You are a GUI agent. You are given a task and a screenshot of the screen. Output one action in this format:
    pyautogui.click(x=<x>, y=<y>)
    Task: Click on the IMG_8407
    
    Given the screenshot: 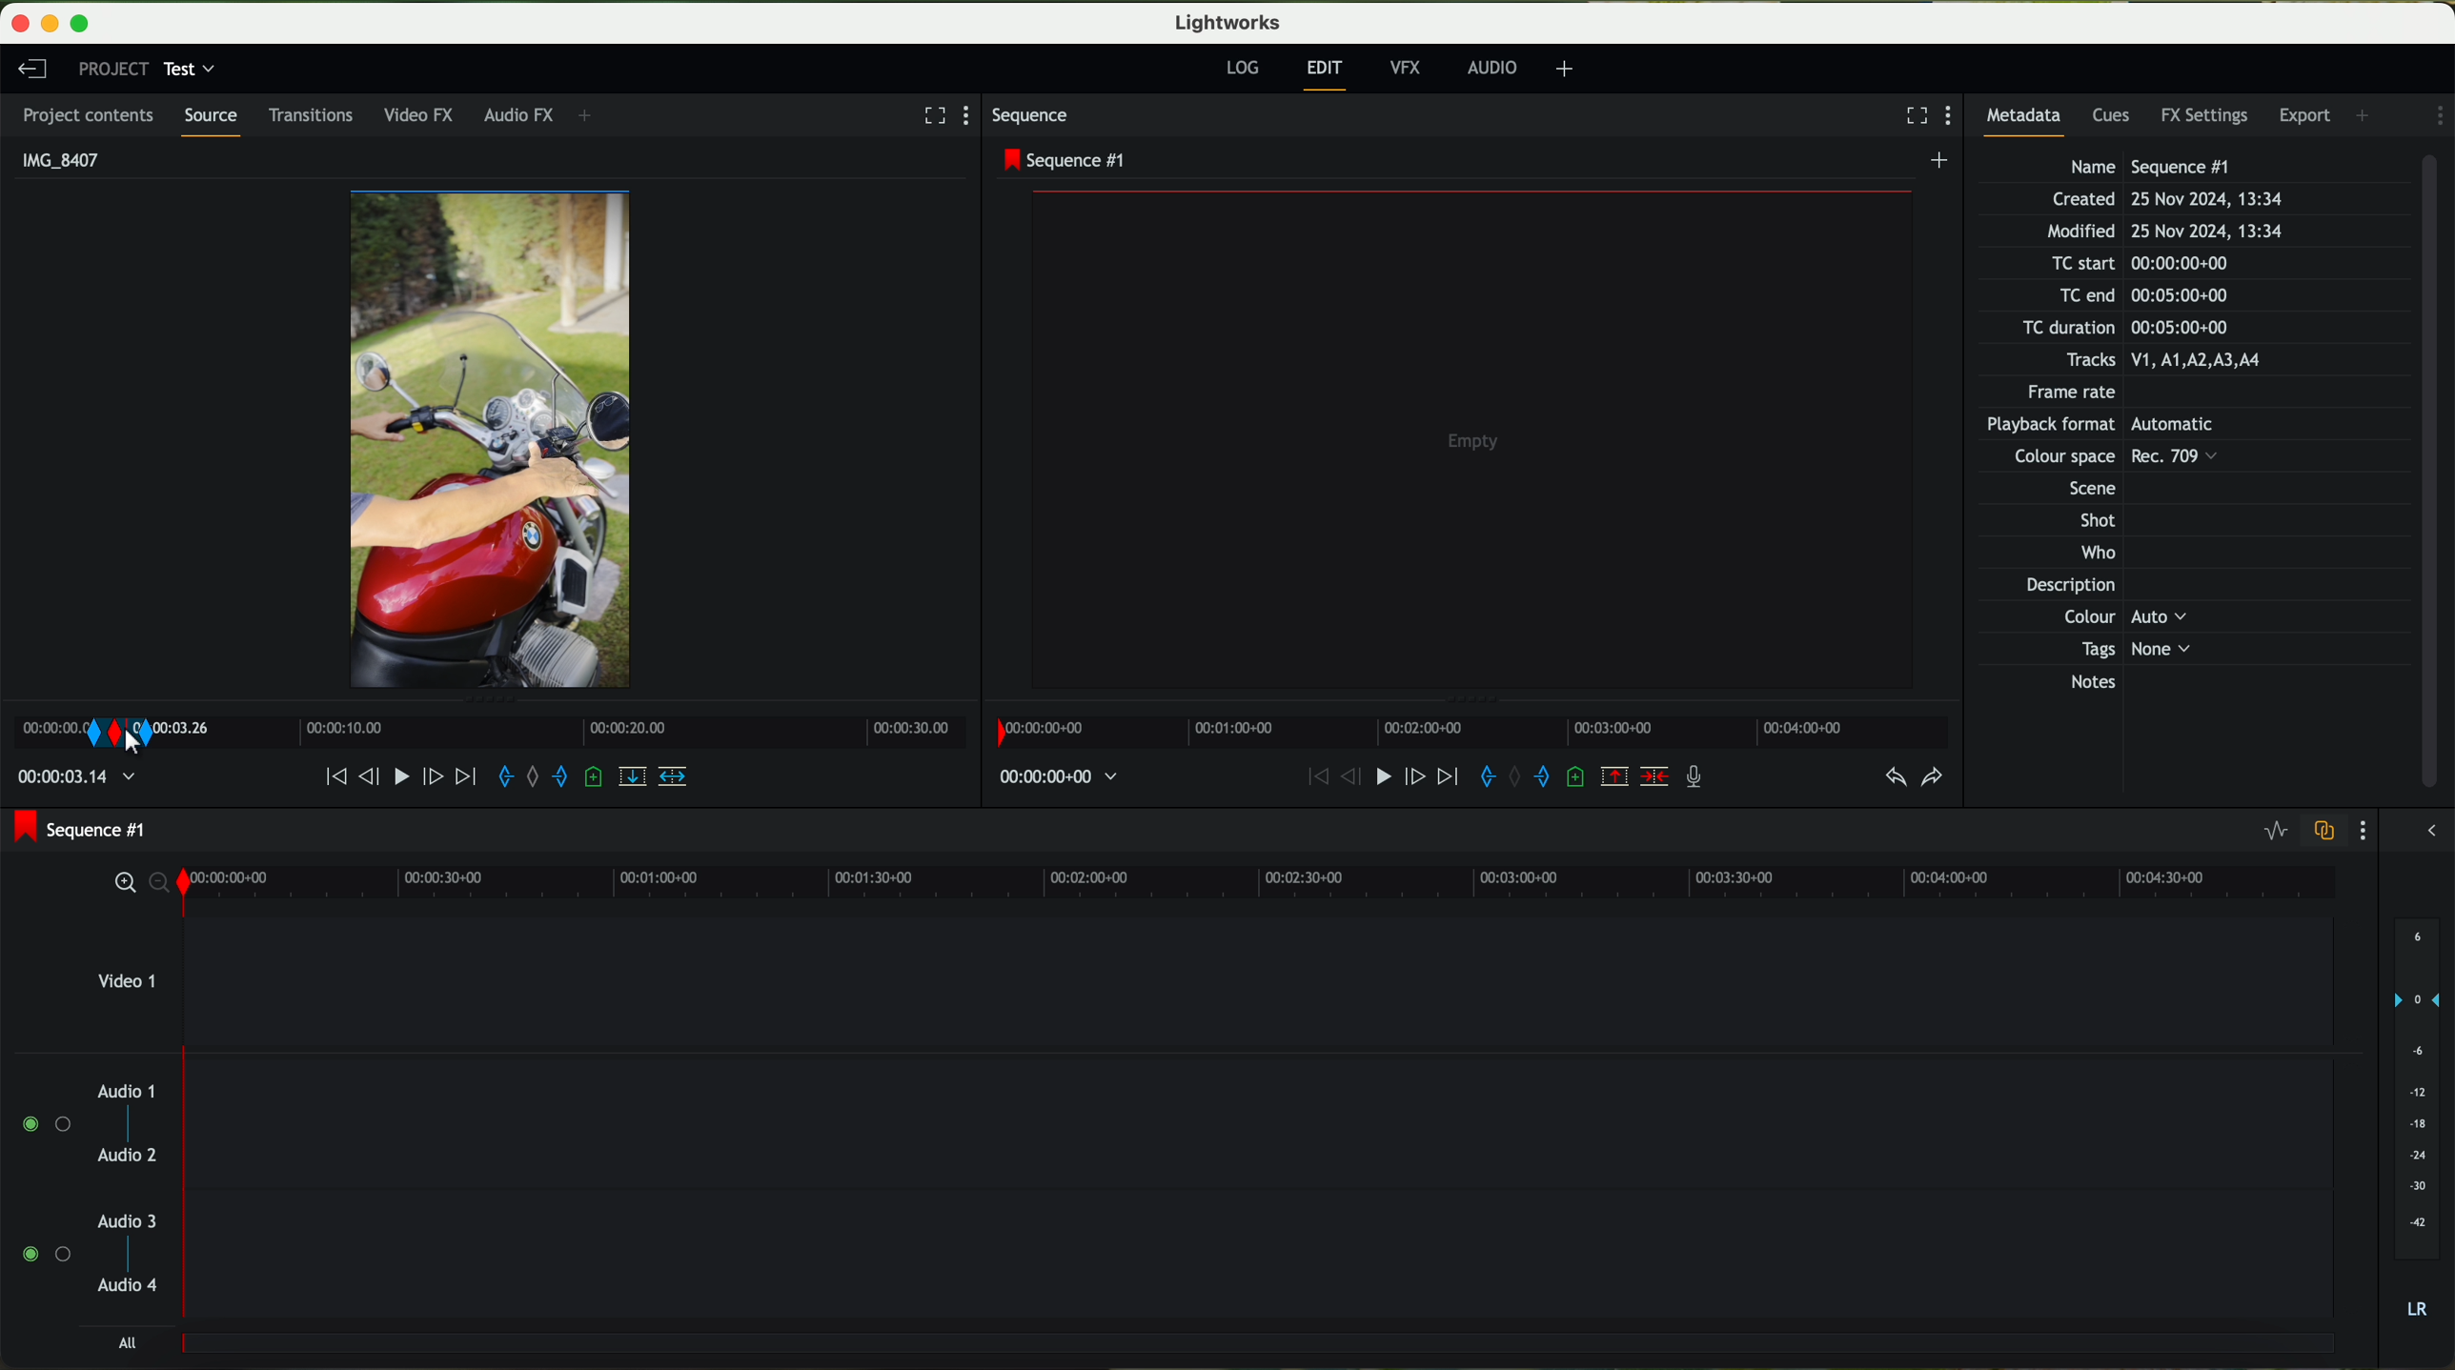 What is the action you would take?
    pyautogui.click(x=56, y=158)
    